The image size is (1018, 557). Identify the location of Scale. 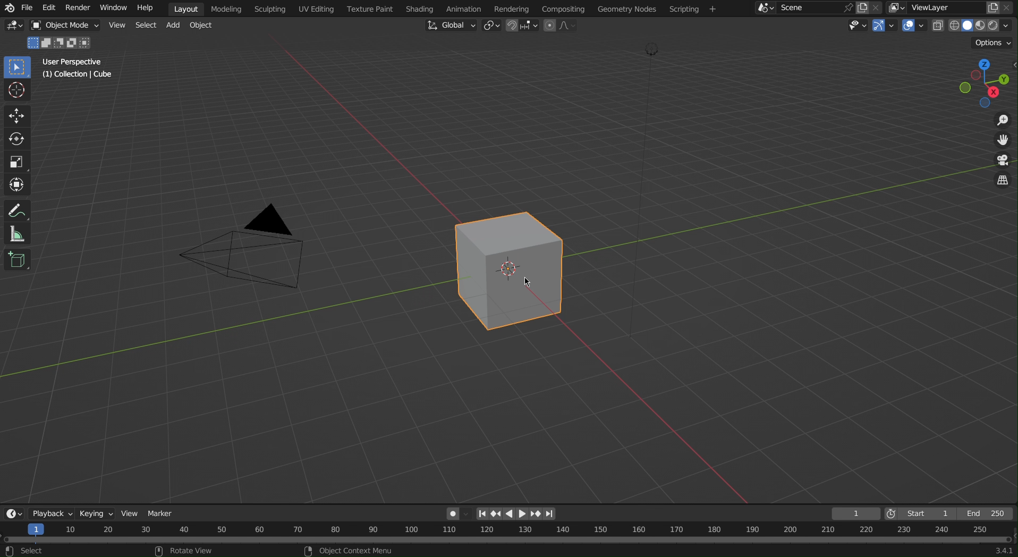
(16, 163).